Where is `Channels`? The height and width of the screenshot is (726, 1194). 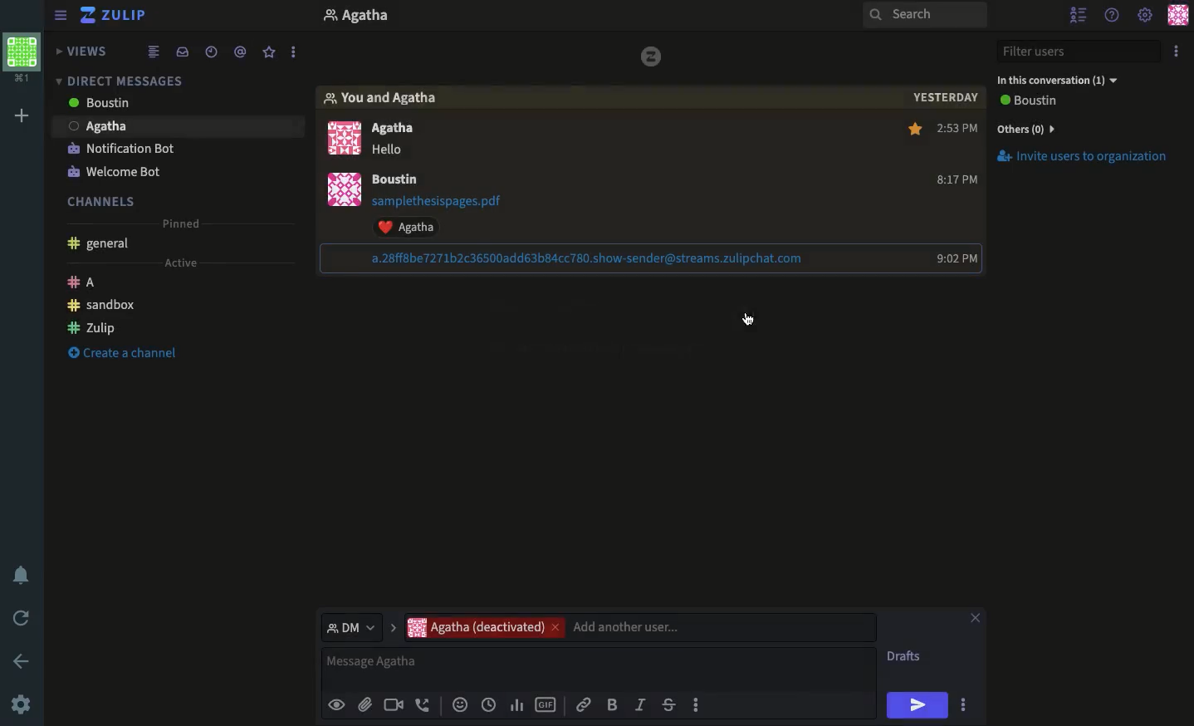
Channels is located at coordinates (107, 199).